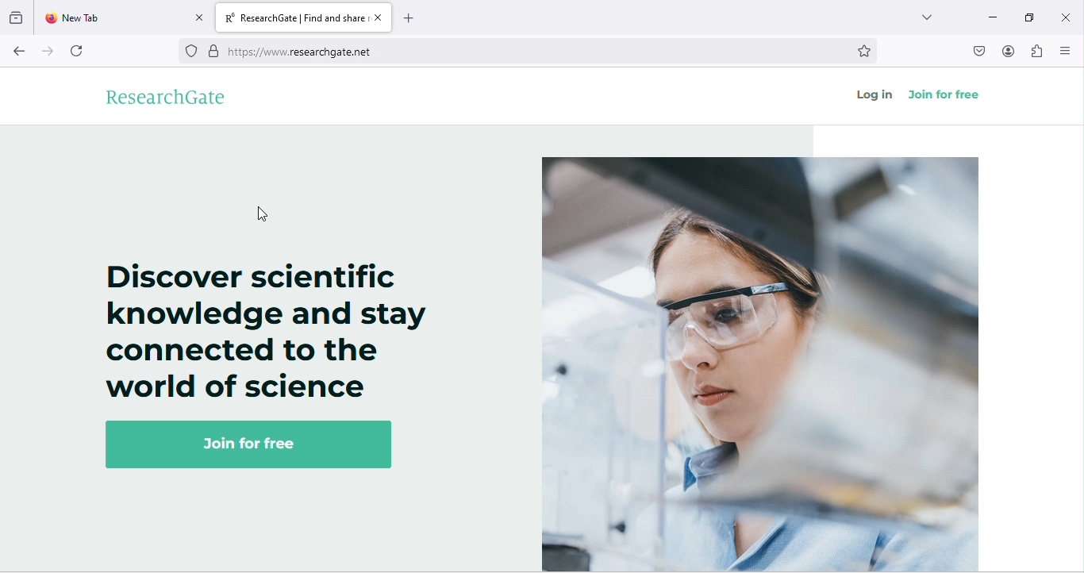 The image size is (1084, 573). What do you see at coordinates (871, 95) in the screenshot?
I see `log in` at bounding box center [871, 95].